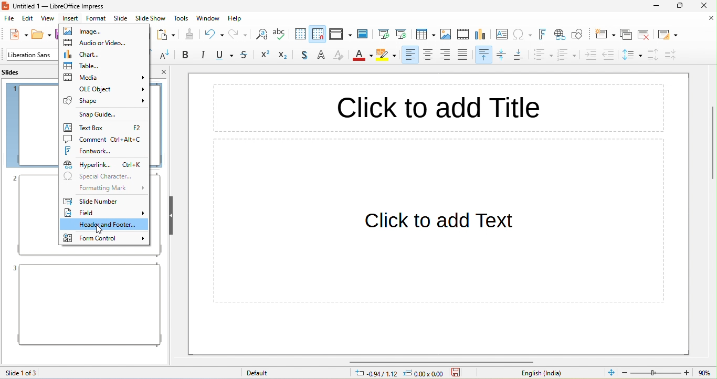  I want to click on new slide, so click(604, 34).